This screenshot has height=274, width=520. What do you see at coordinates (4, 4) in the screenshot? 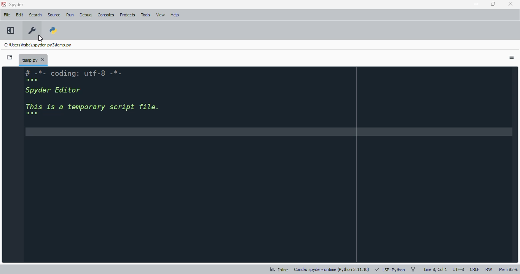
I see `logo` at bounding box center [4, 4].